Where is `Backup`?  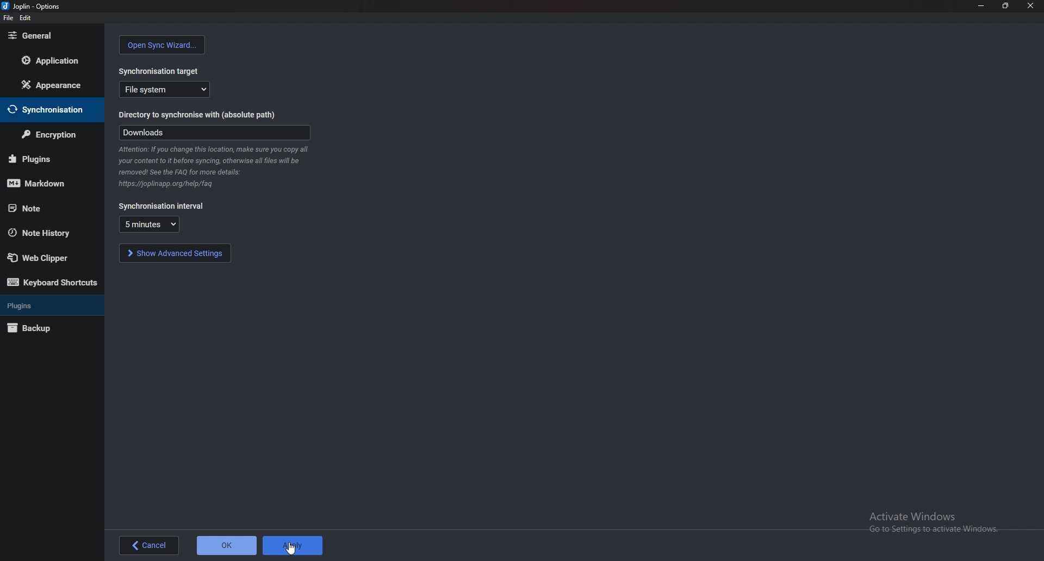 Backup is located at coordinates (48, 328).